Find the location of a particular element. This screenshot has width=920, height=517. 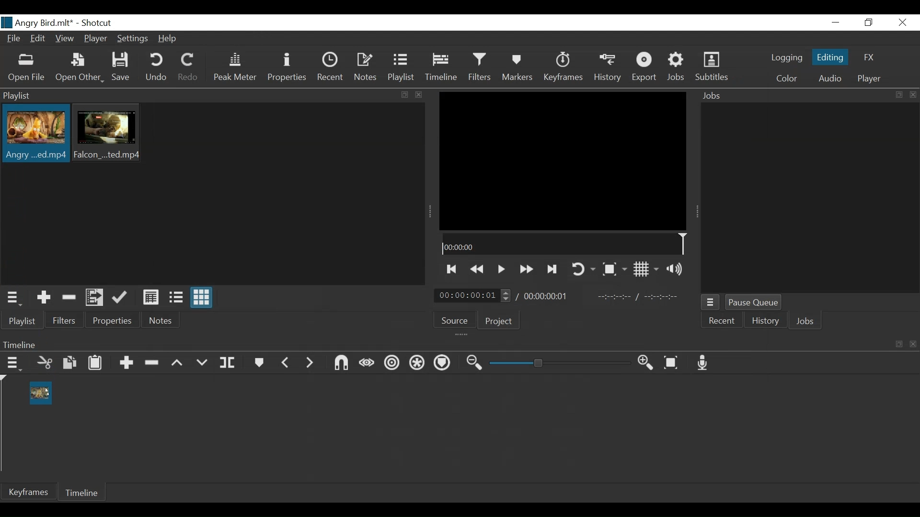

View is located at coordinates (65, 40).